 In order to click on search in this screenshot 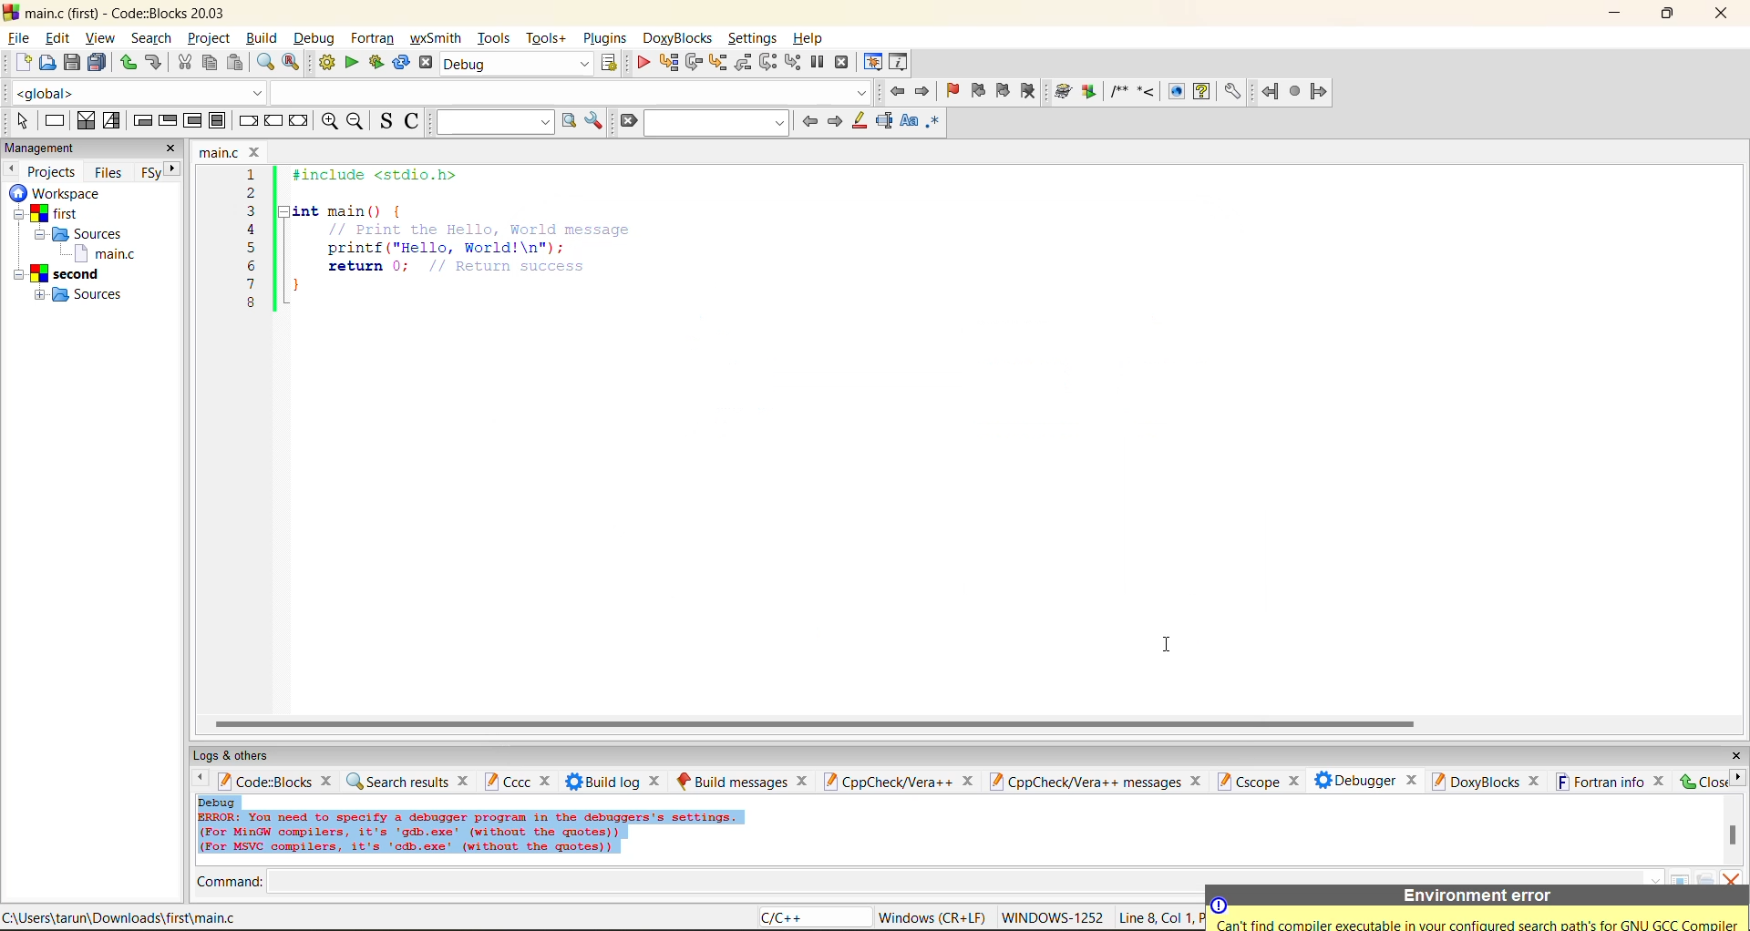, I will do `click(151, 37)`.